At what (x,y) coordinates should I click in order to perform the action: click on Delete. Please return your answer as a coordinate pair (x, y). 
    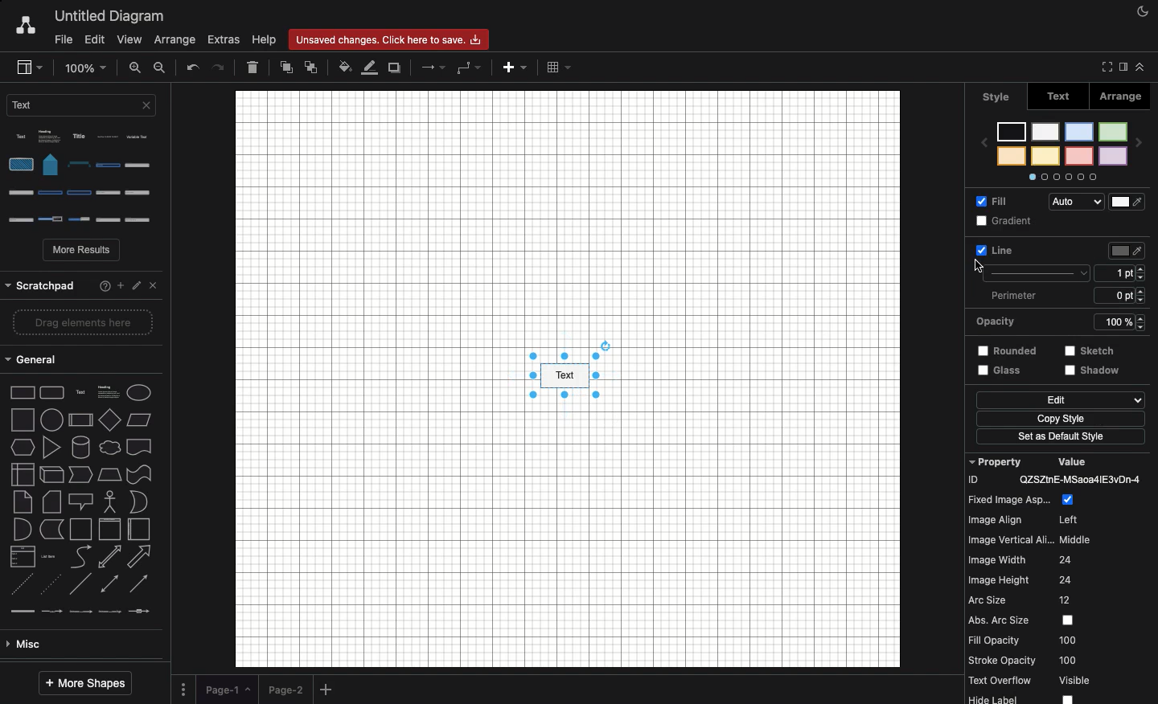
    Looking at the image, I should click on (253, 67).